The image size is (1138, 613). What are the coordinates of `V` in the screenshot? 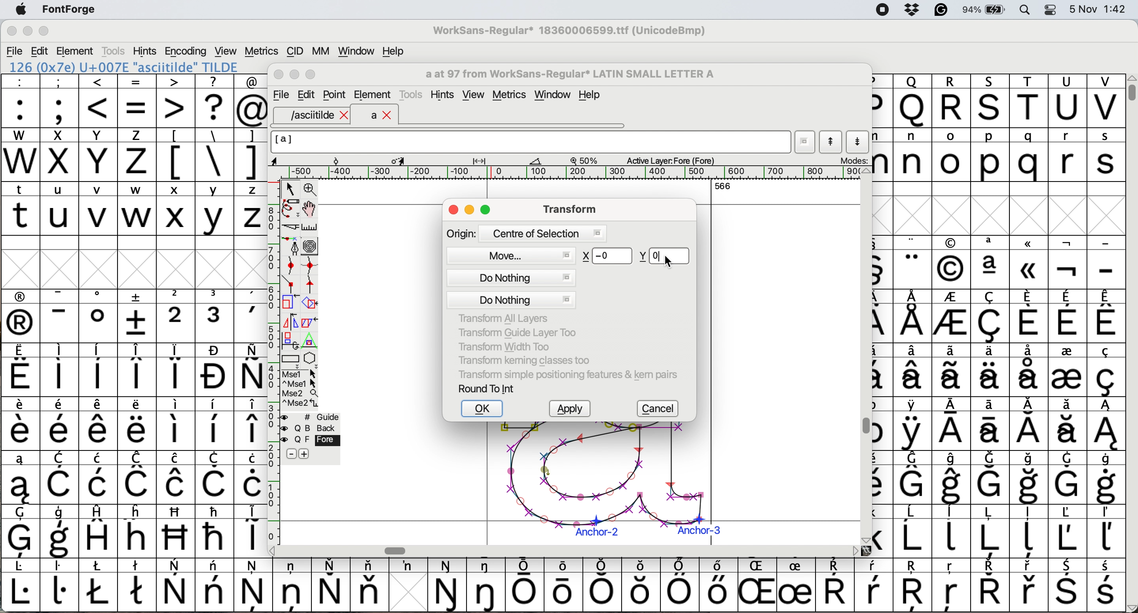 It's located at (1106, 101).